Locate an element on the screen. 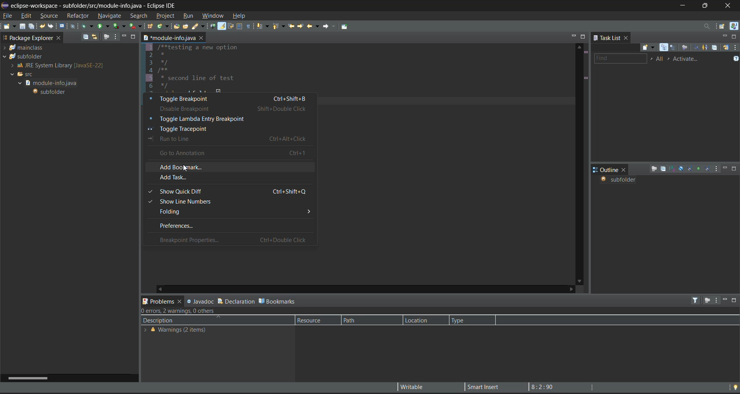 This screenshot has height=394, width=740. toggle tracepoint is located at coordinates (232, 128).